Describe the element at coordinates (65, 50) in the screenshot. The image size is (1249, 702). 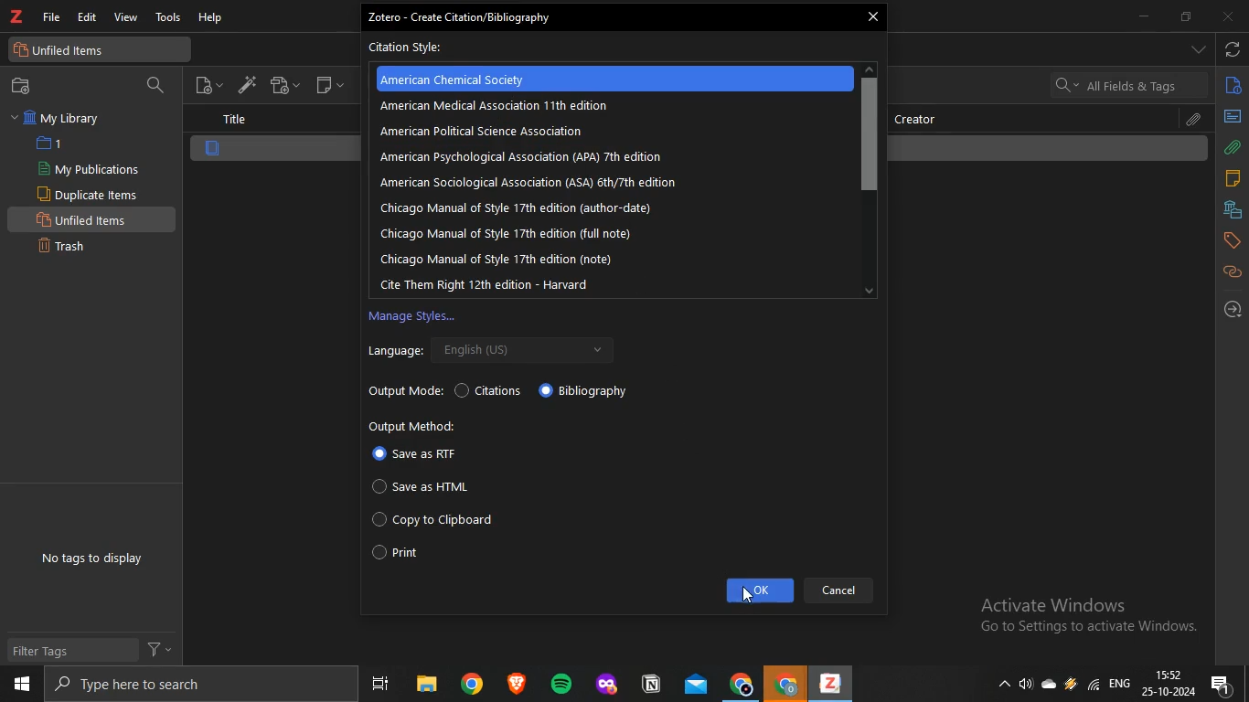
I see `unfiled items` at that location.